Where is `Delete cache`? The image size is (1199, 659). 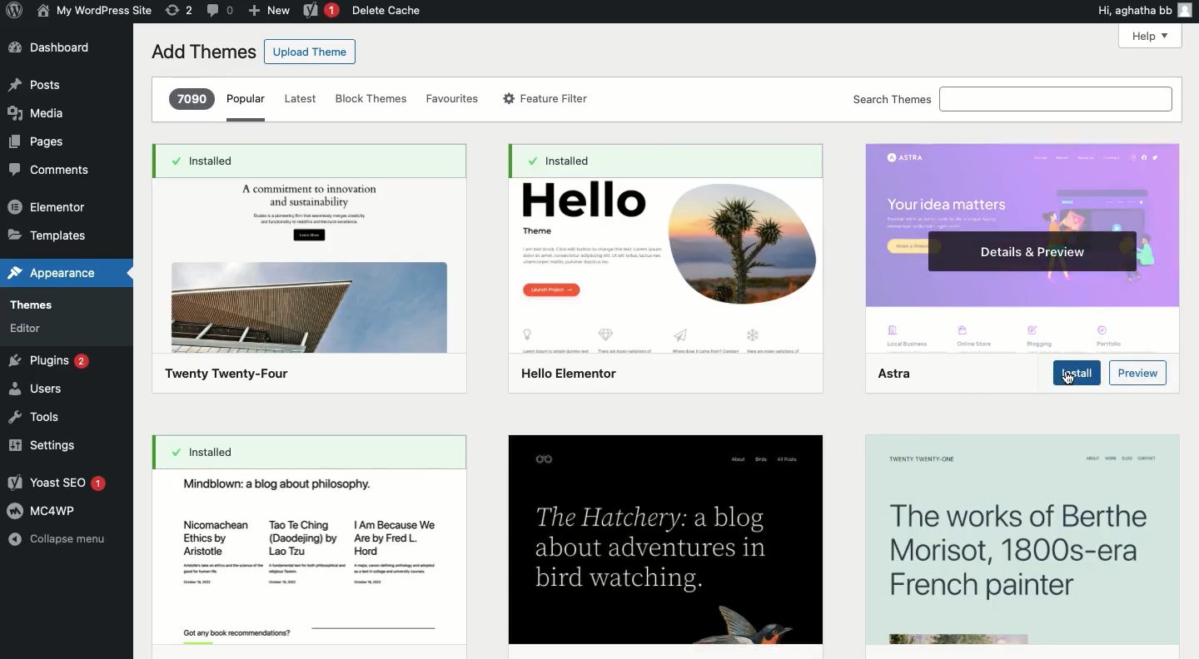
Delete cache is located at coordinates (391, 10).